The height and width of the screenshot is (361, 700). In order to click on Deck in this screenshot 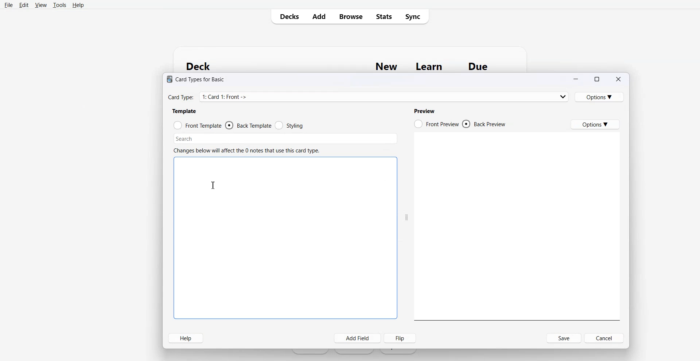, I will do `click(202, 66)`.